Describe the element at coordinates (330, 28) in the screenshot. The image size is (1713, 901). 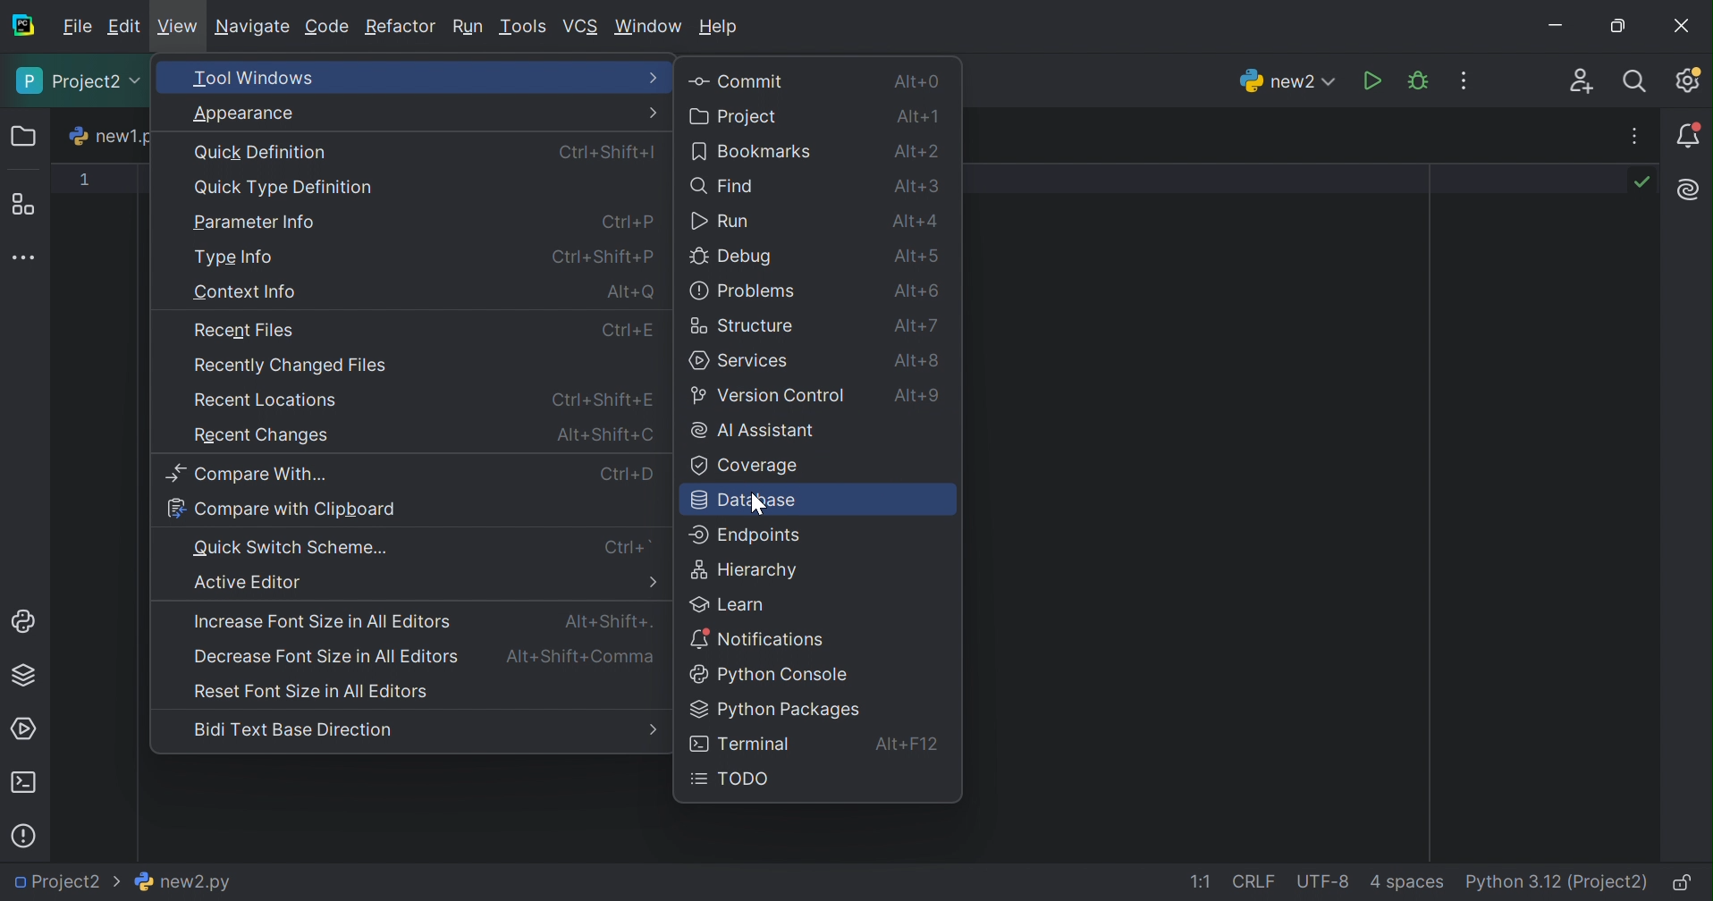
I see `` at that location.